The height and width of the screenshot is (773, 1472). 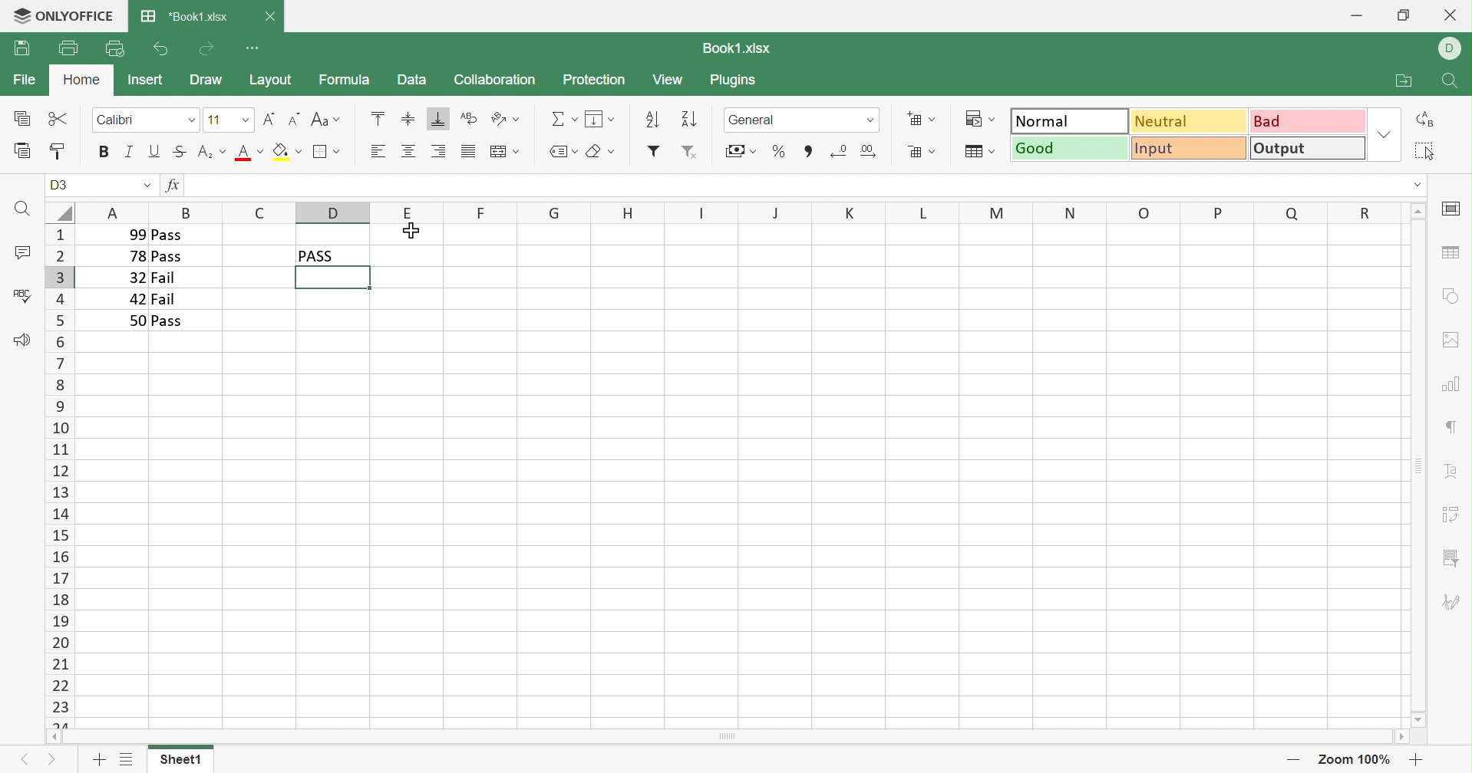 I want to click on Data, so click(x=410, y=78).